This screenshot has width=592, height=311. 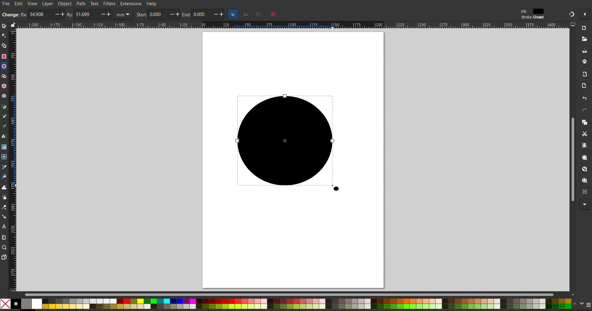 What do you see at coordinates (105, 14) in the screenshot?
I see `increase/decrease` at bounding box center [105, 14].